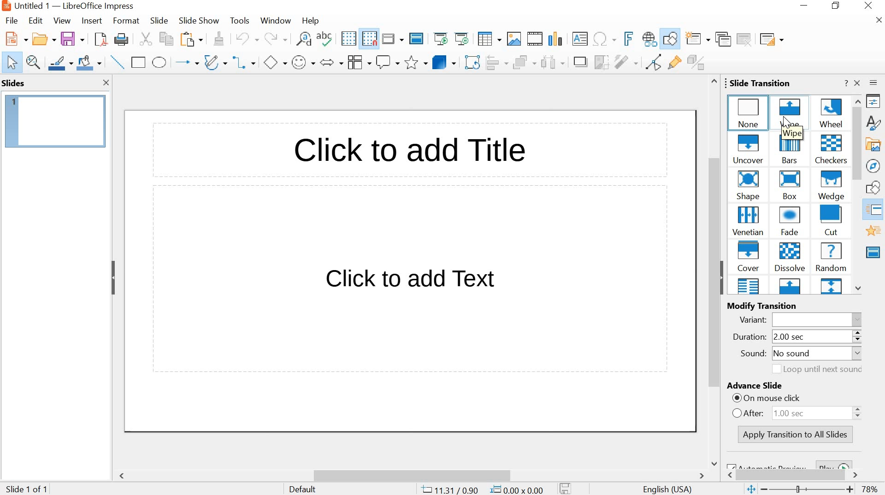 This screenshot has height=495, width=885. I want to click on SAVE AS PDF, so click(100, 39).